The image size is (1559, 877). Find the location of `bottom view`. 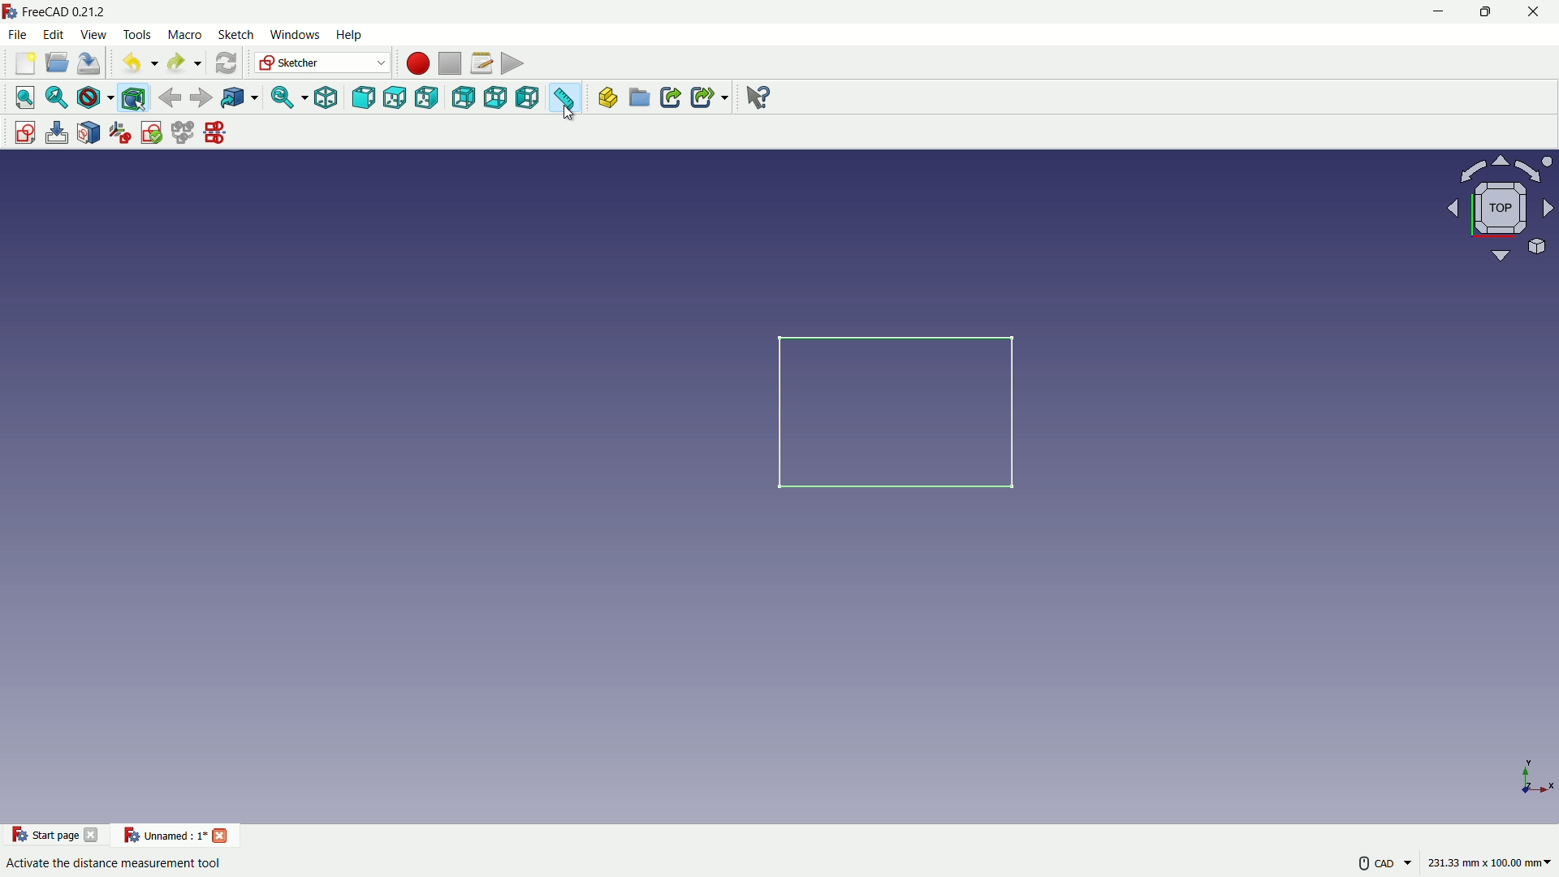

bottom view is located at coordinates (496, 99).